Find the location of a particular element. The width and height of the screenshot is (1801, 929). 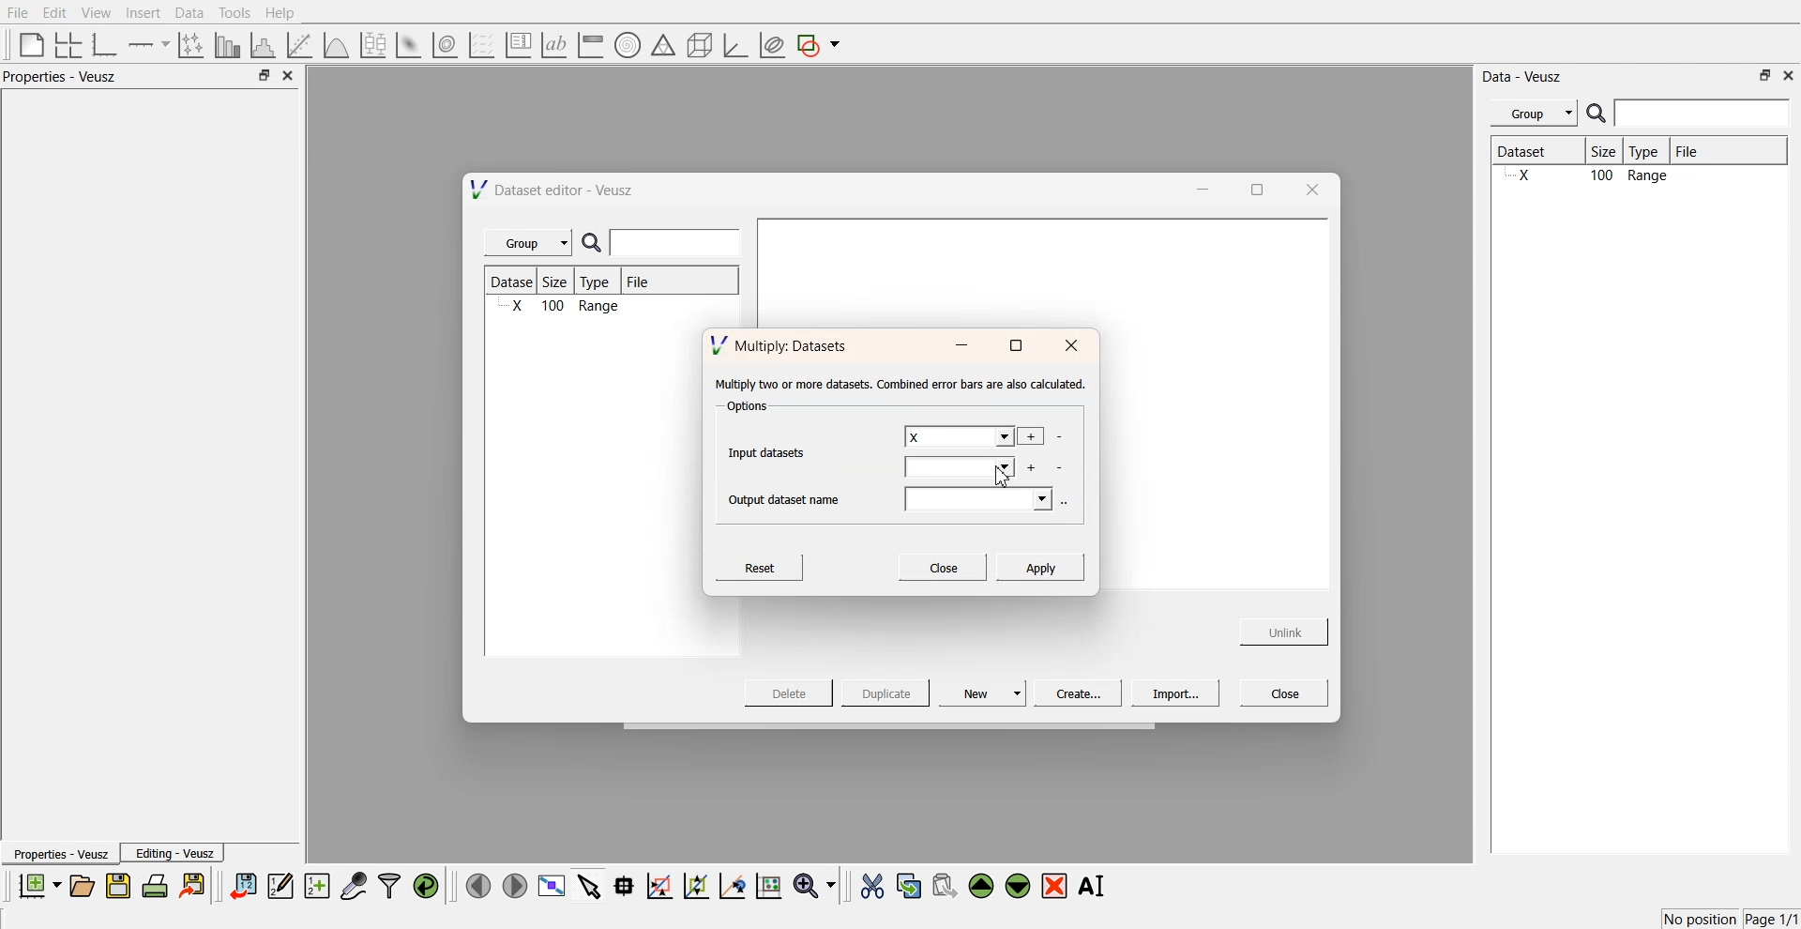

text label is located at coordinates (552, 45).